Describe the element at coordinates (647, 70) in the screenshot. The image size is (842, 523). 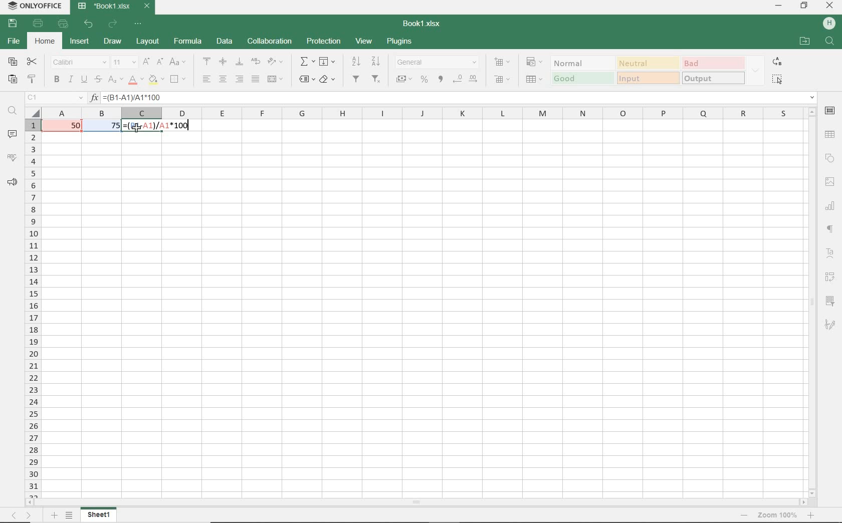
I see `Data & Model` at that location.